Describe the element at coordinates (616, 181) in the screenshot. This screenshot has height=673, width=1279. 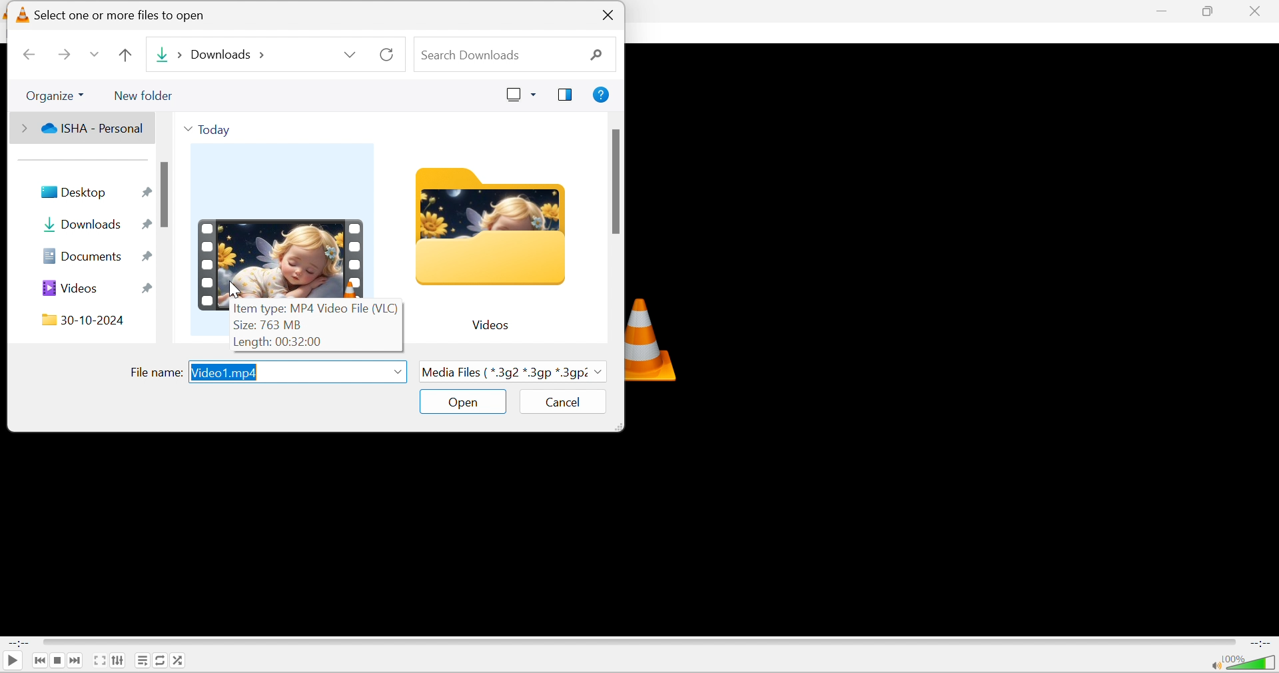
I see `scroll bar` at that location.